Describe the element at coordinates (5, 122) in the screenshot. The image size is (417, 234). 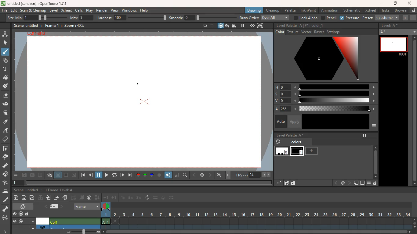
I see `paint` at that location.